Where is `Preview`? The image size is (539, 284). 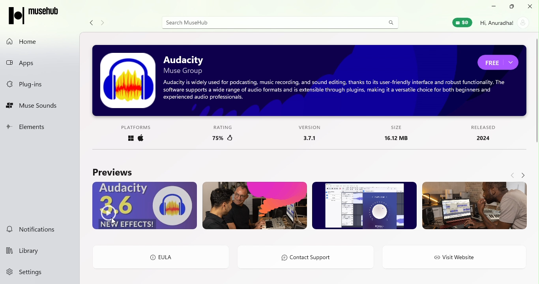
Preview is located at coordinates (364, 206).